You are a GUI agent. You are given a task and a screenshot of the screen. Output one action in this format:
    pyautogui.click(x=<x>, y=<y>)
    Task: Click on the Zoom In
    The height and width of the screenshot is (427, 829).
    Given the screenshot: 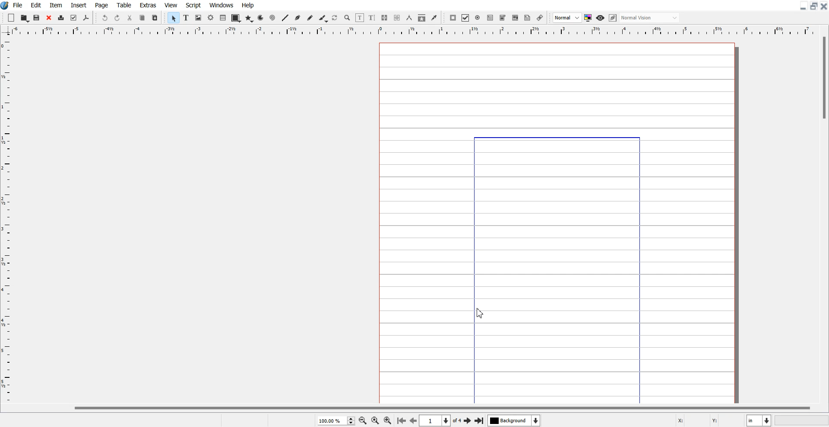 What is the action you would take?
    pyautogui.click(x=388, y=420)
    